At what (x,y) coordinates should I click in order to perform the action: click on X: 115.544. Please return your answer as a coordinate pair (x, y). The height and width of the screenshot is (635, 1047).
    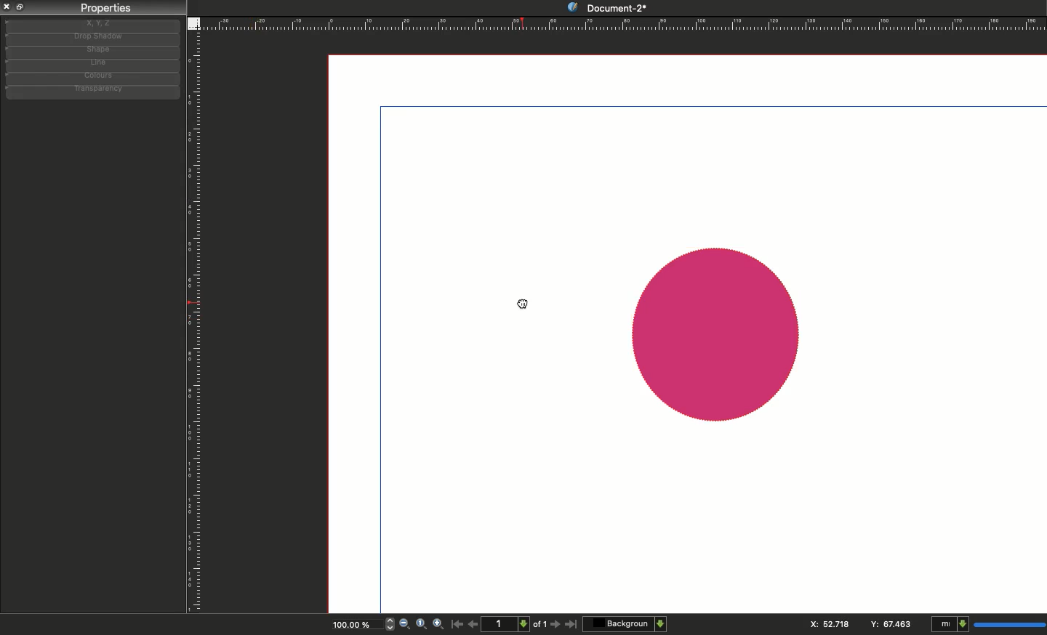
    Looking at the image, I should click on (827, 624).